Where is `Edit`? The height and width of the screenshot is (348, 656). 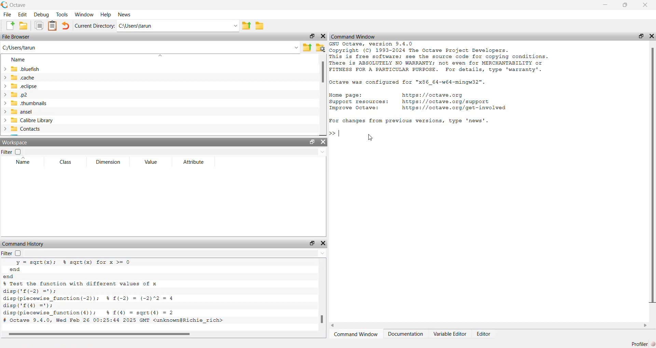
Edit is located at coordinates (23, 15).